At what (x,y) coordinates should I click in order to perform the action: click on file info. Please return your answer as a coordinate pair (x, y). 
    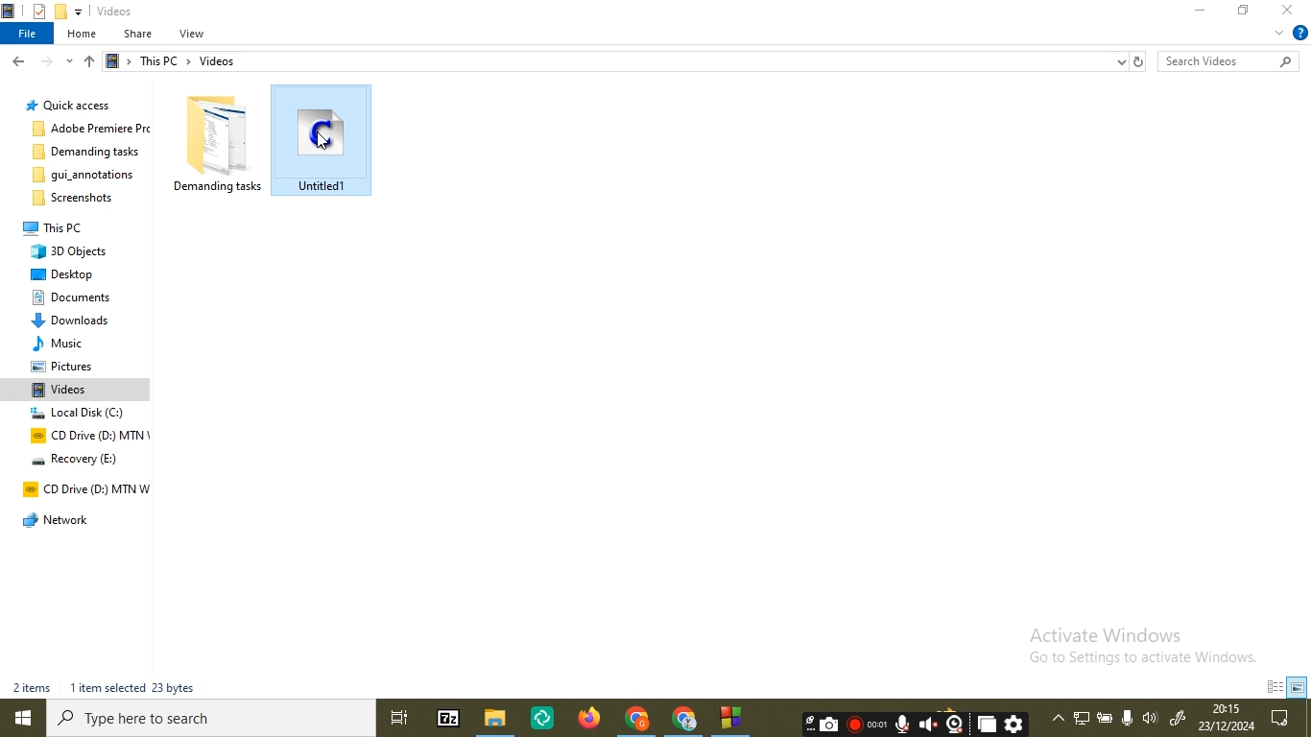
    Looking at the image, I should click on (101, 688).